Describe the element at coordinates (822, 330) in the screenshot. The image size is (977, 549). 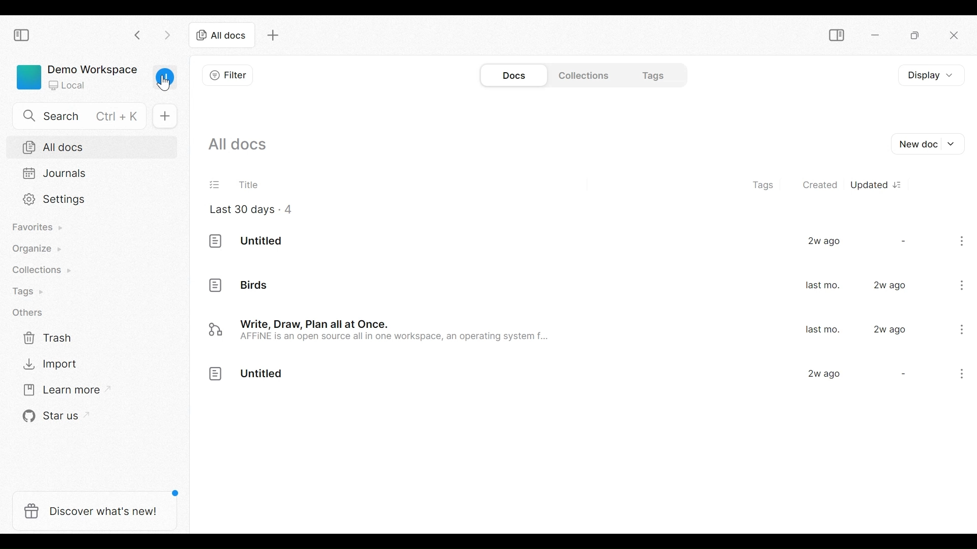
I see `last mo.` at that location.